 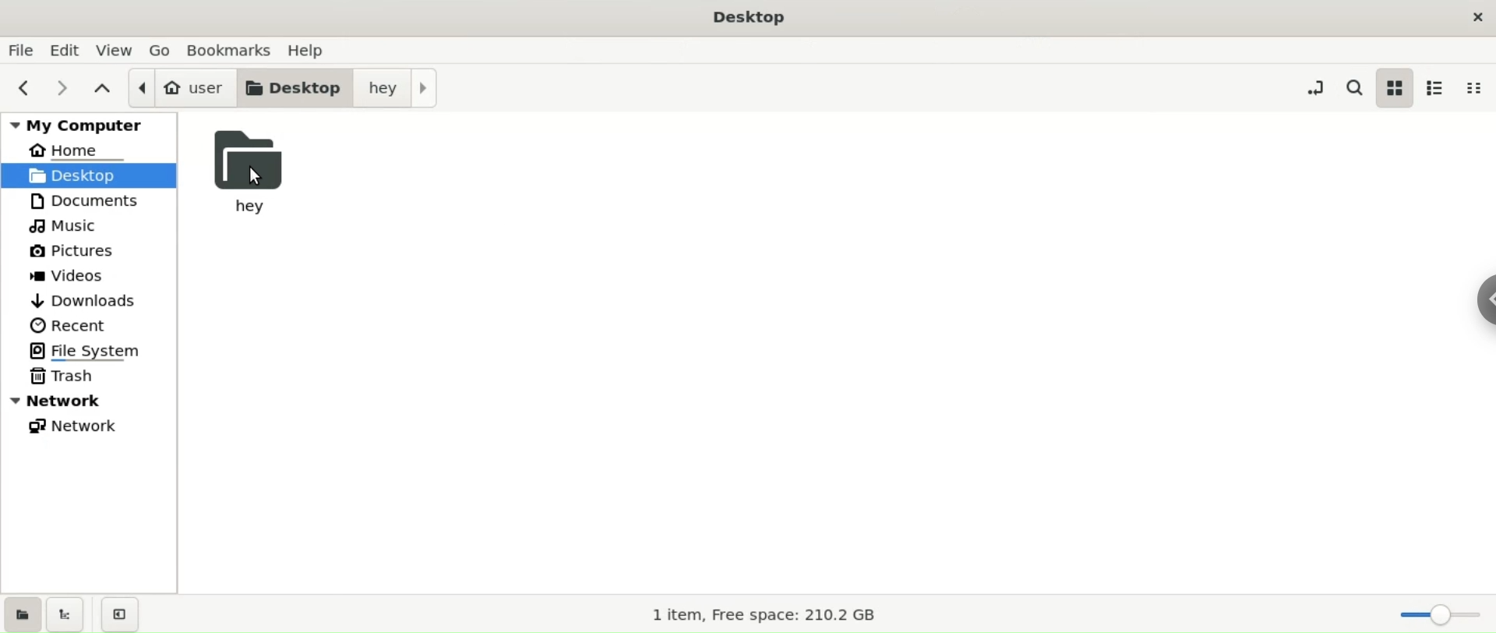 What do you see at coordinates (88, 400) in the screenshot?
I see `network` at bounding box center [88, 400].